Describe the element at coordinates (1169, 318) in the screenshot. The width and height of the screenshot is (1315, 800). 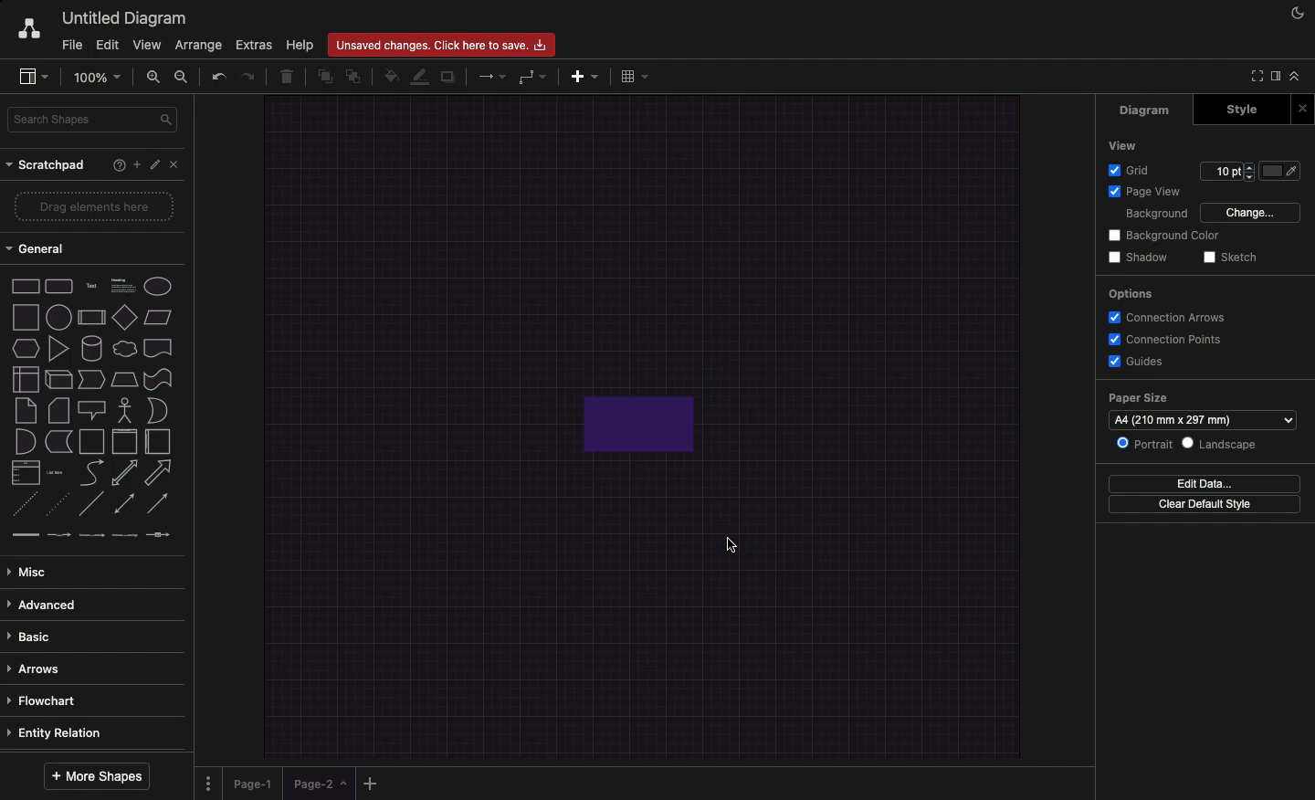
I see `Connection arrows` at that location.